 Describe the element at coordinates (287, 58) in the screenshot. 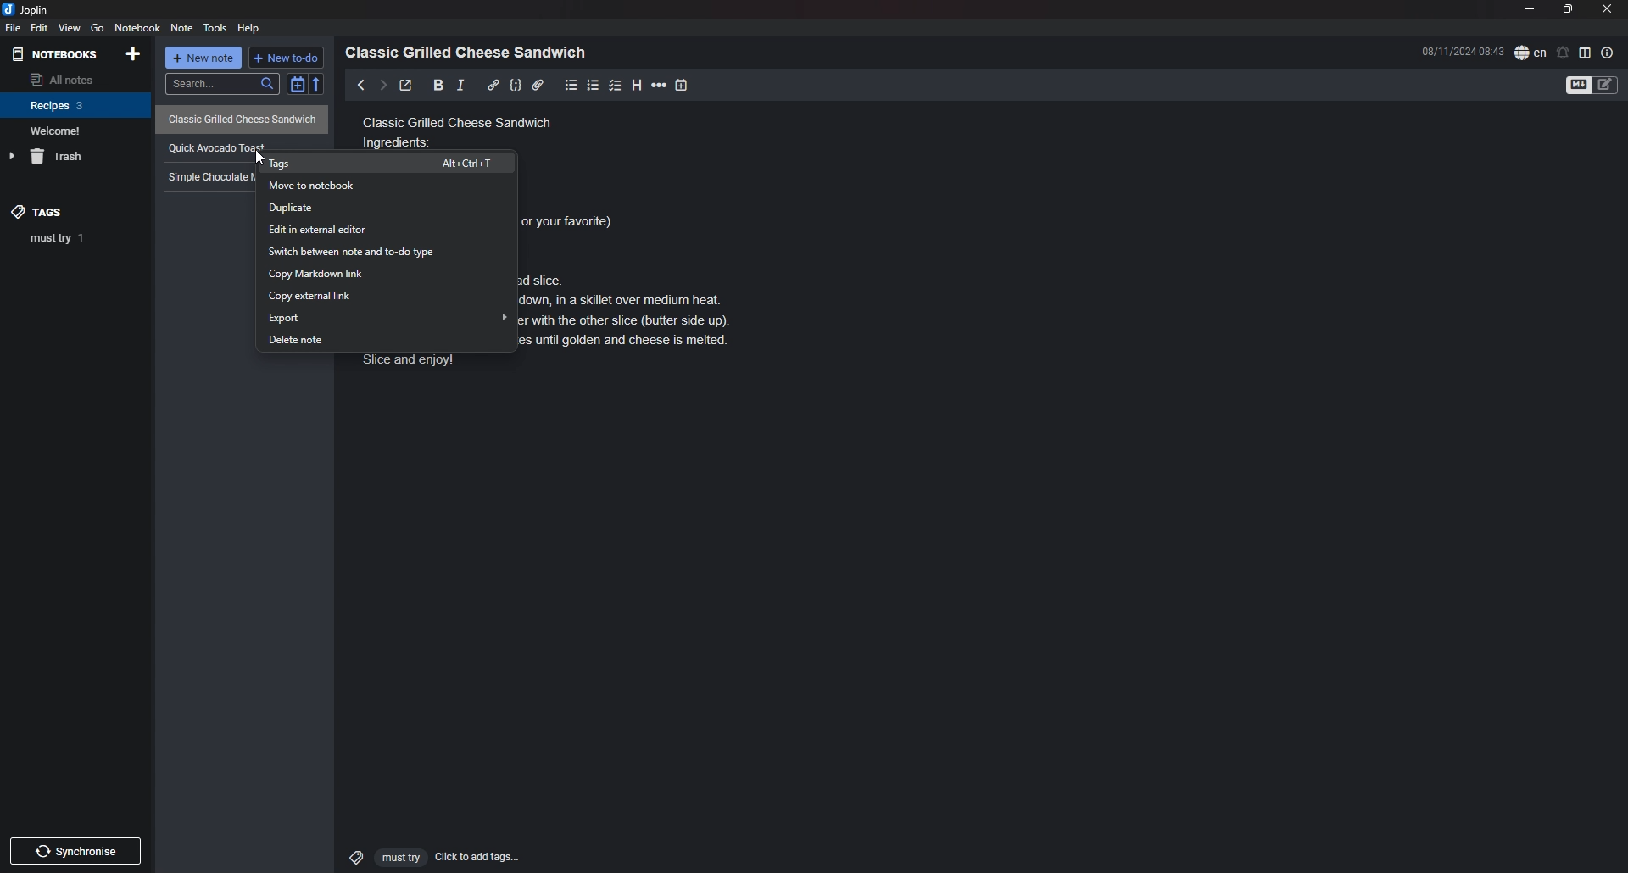

I see `new todo` at that location.